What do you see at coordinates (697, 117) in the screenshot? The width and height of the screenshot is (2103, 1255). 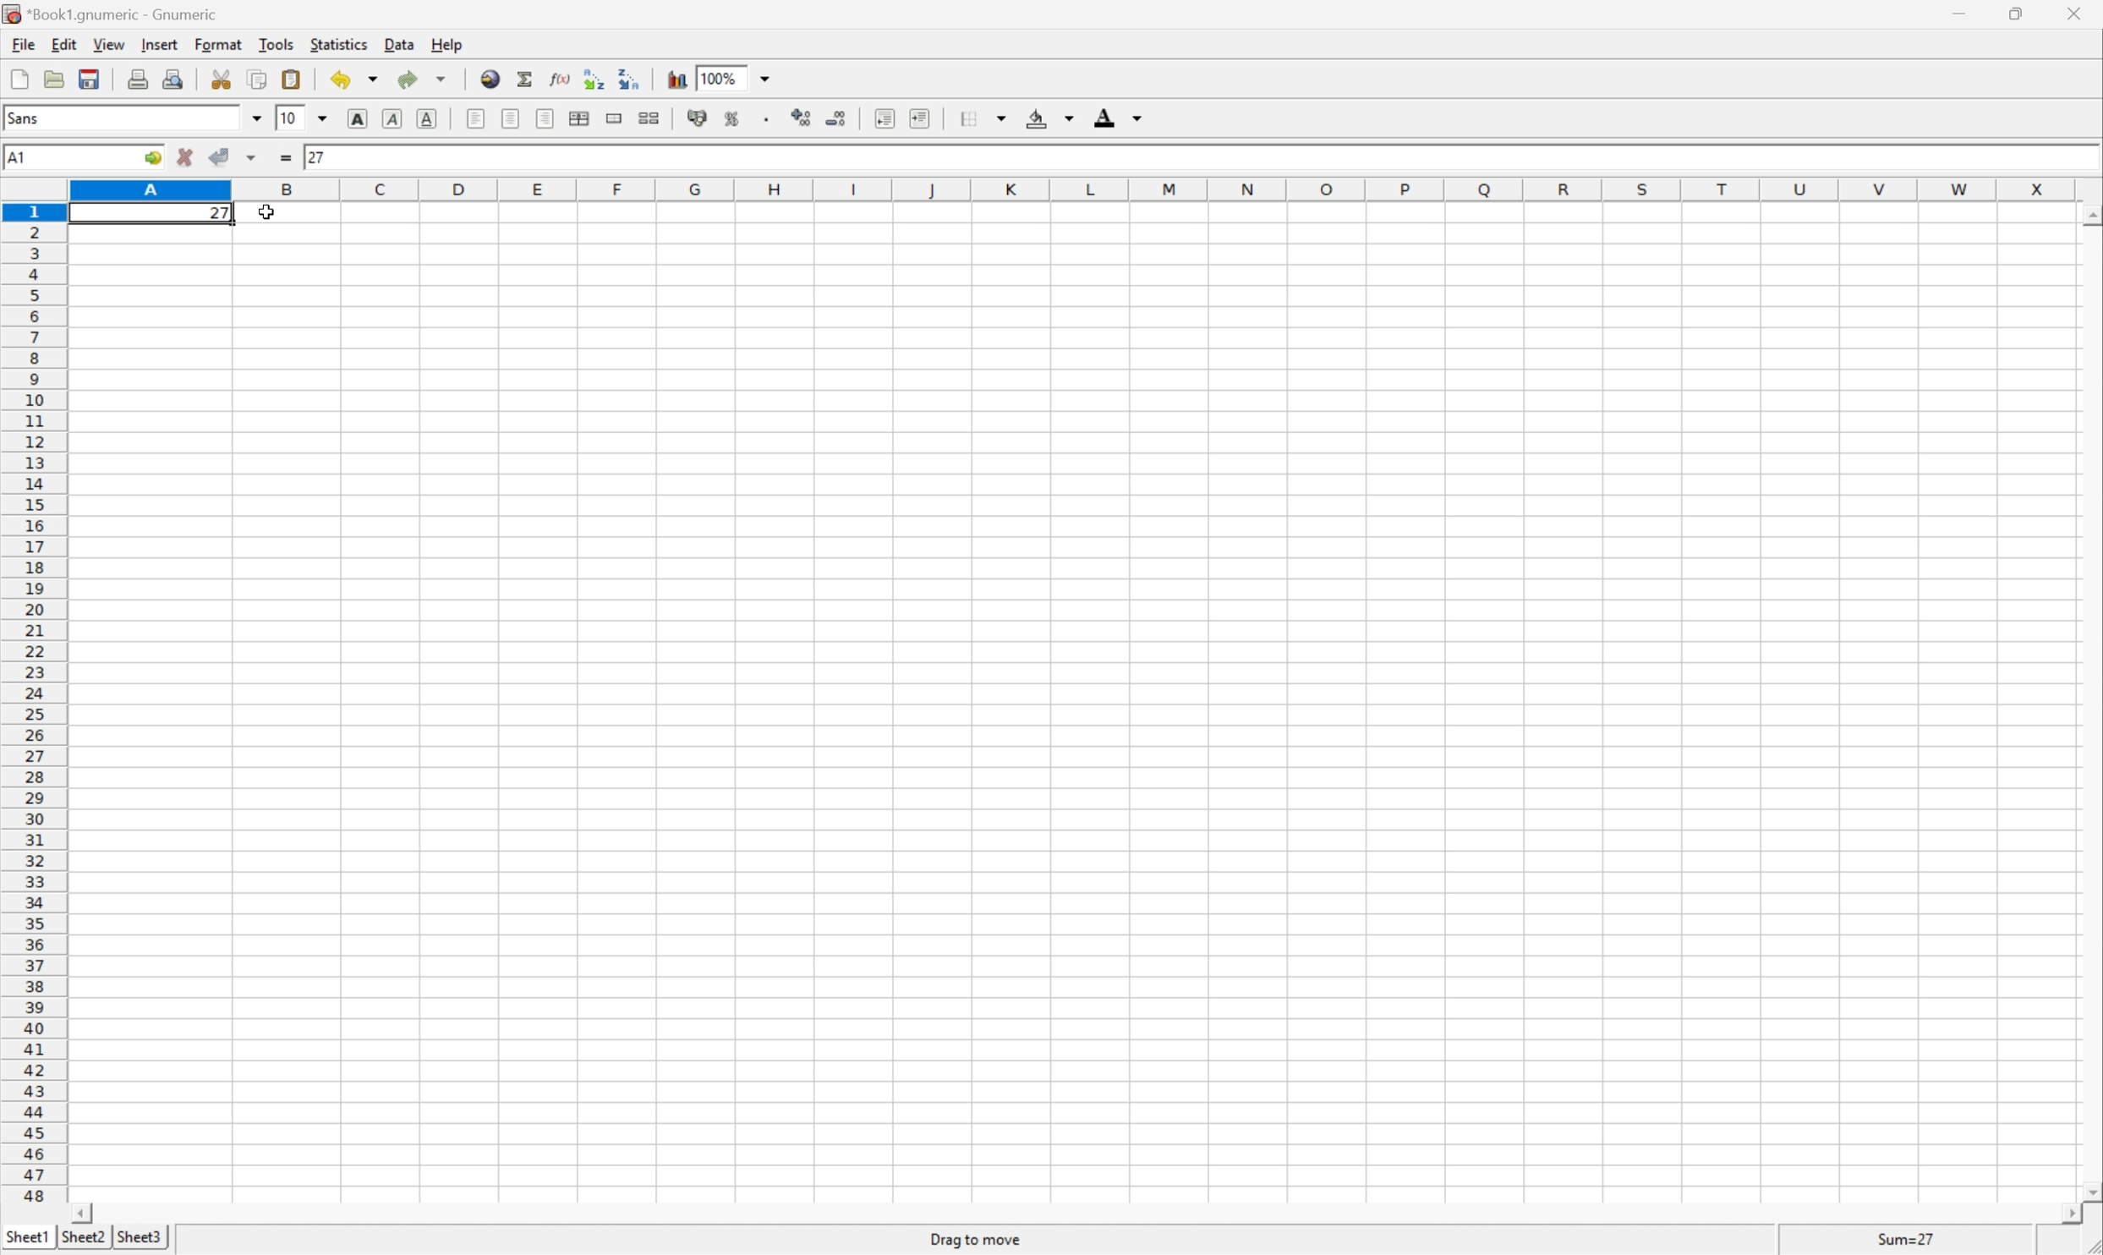 I see `Format the selection as accounting` at bounding box center [697, 117].